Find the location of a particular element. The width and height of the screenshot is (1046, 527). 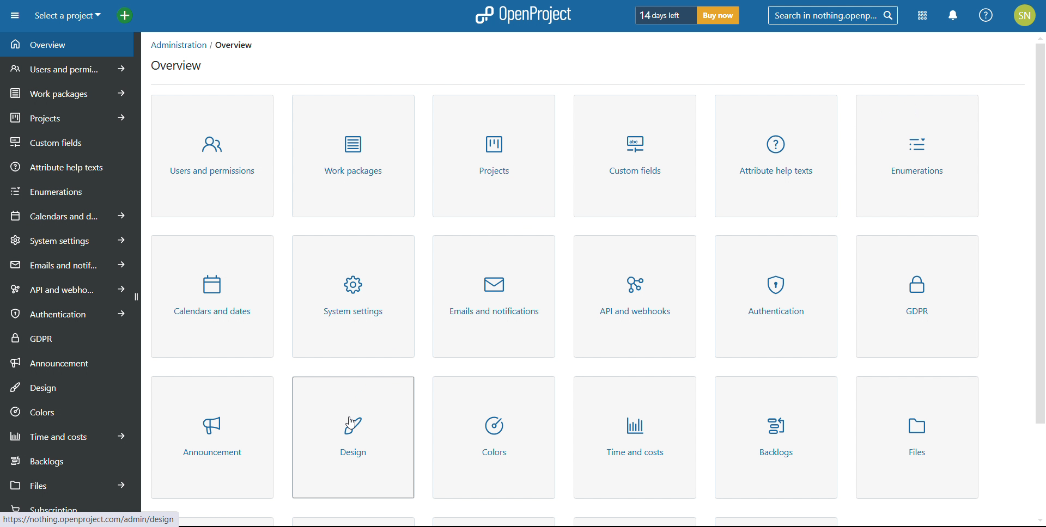

custom fields is located at coordinates (71, 139).